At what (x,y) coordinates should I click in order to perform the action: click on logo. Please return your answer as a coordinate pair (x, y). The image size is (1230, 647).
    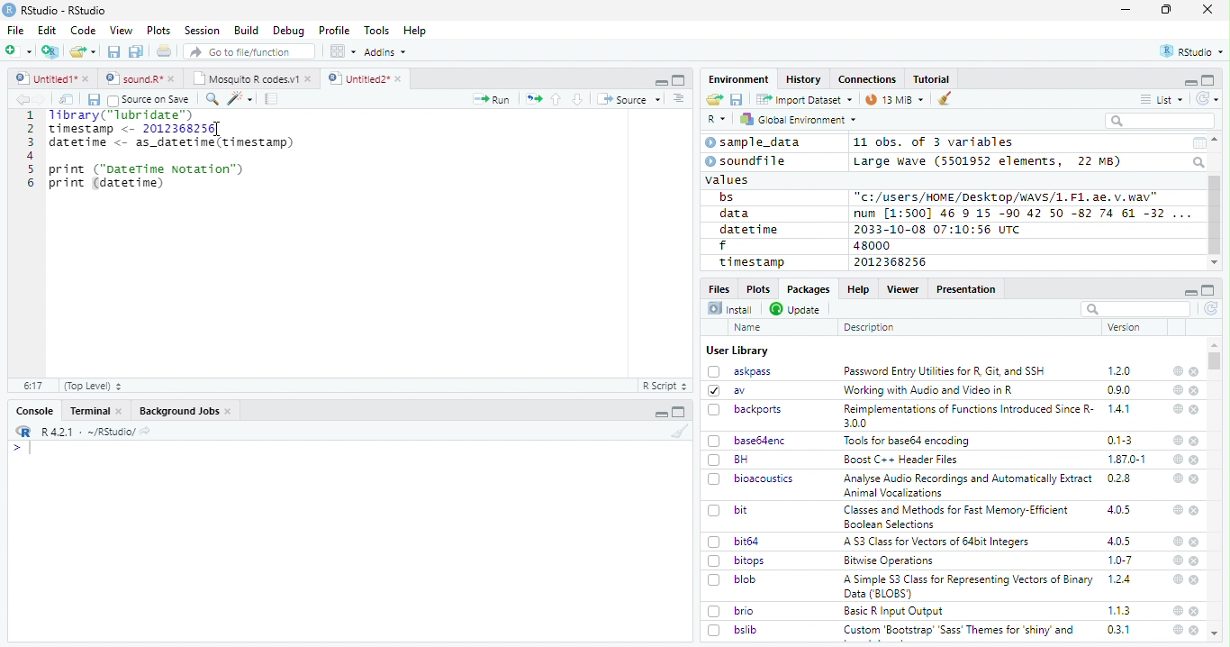
    Looking at the image, I should click on (9, 10).